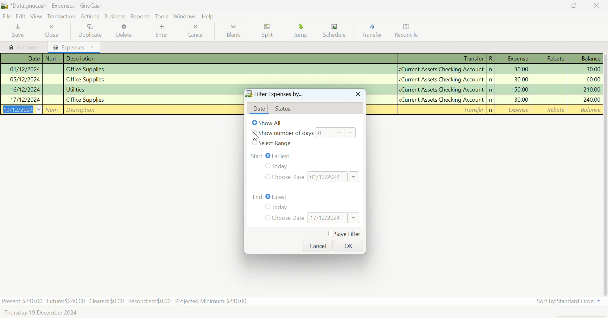  I want to click on Checkbox, so click(268, 197).